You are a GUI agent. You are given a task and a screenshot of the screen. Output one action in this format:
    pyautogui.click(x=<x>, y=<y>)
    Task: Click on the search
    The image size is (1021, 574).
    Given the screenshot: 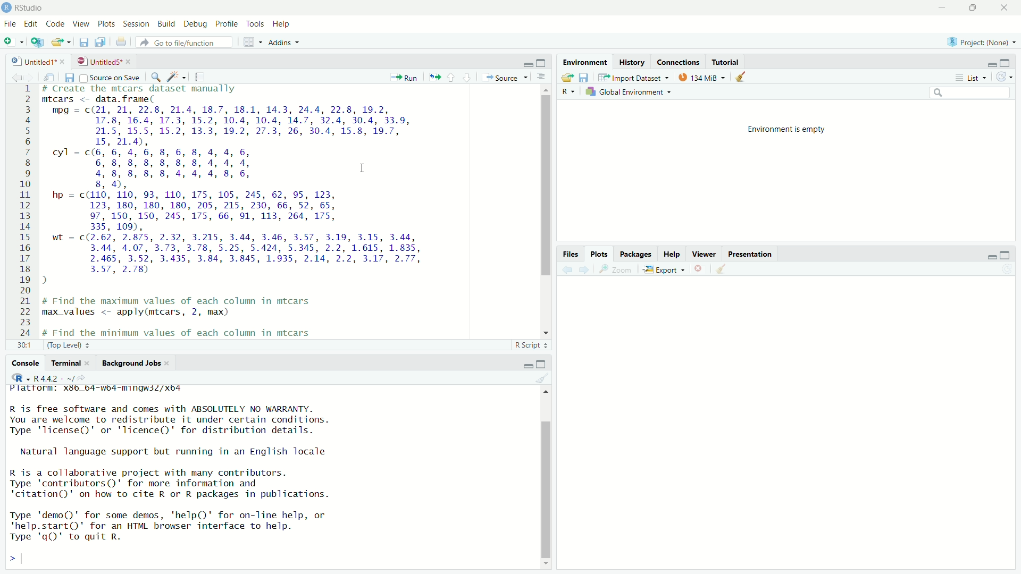 What is the action you would take?
    pyautogui.click(x=972, y=92)
    